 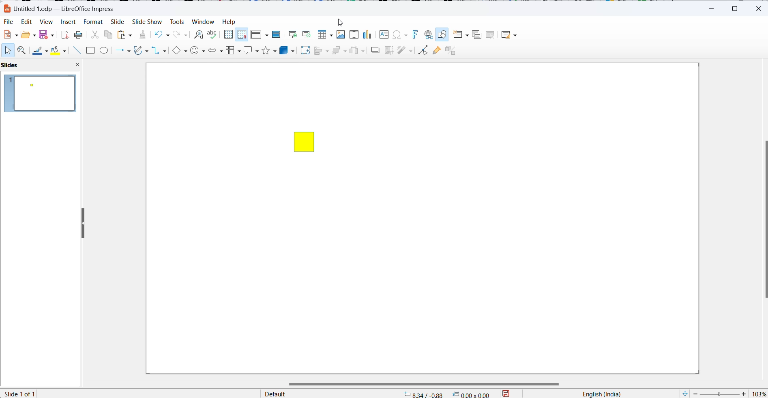 What do you see at coordinates (461, 35) in the screenshot?
I see `new slide` at bounding box center [461, 35].